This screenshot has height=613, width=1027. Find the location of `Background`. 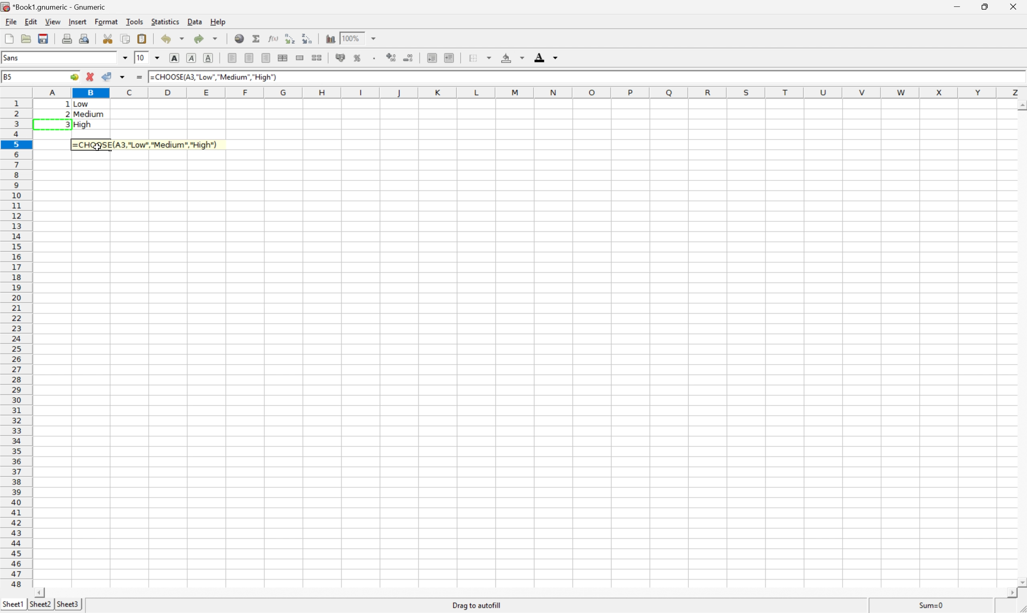

Background is located at coordinates (512, 57).